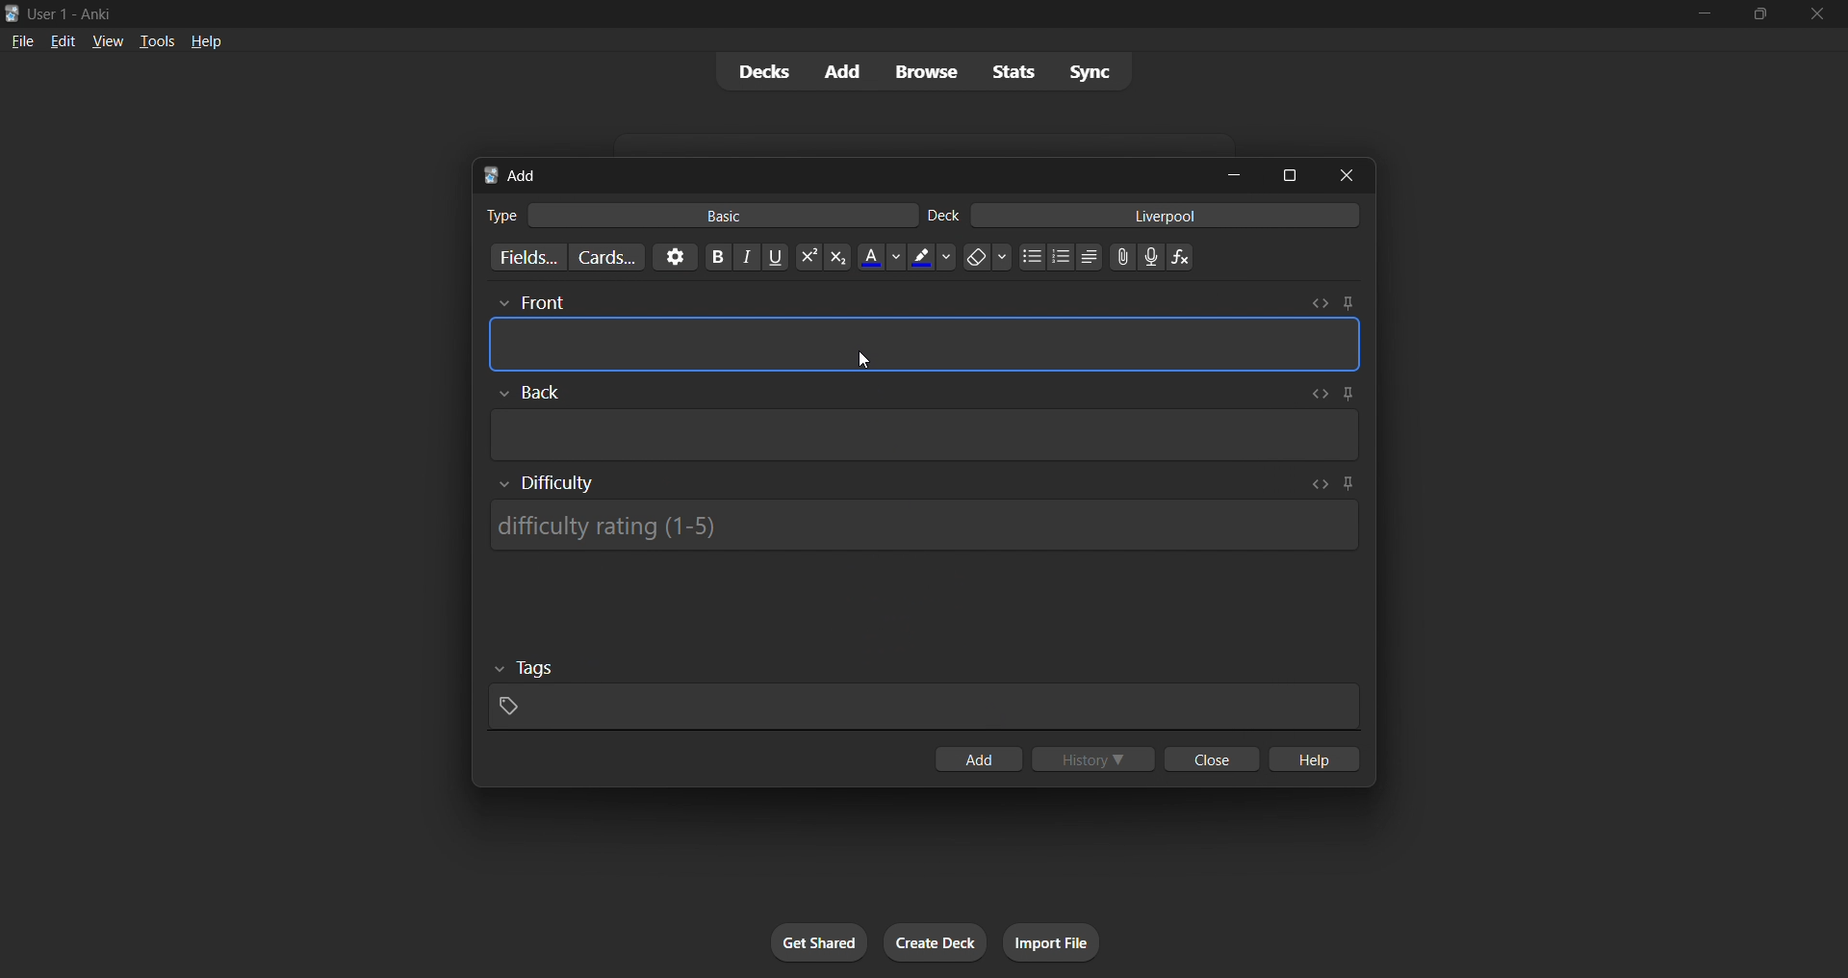 Image resolution: width=1848 pixels, height=978 pixels. Describe the element at coordinates (761, 72) in the screenshot. I see `decks` at that location.